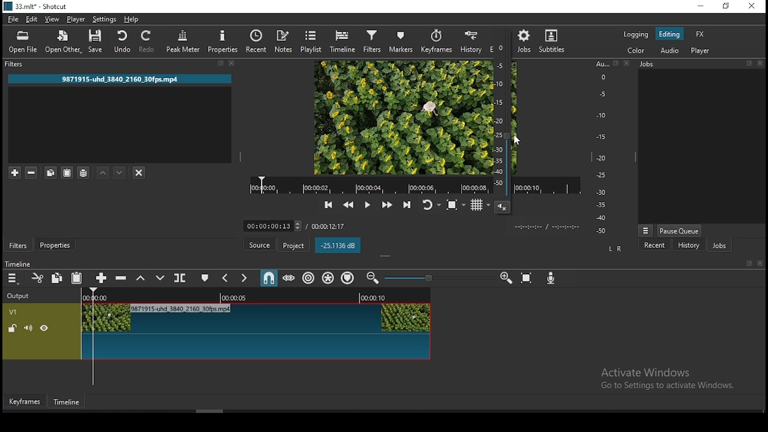 The width and height of the screenshot is (768, 432). What do you see at coordinates (14, 278) in the screenshot?
I see `menu` at bounding box center [14, 278].